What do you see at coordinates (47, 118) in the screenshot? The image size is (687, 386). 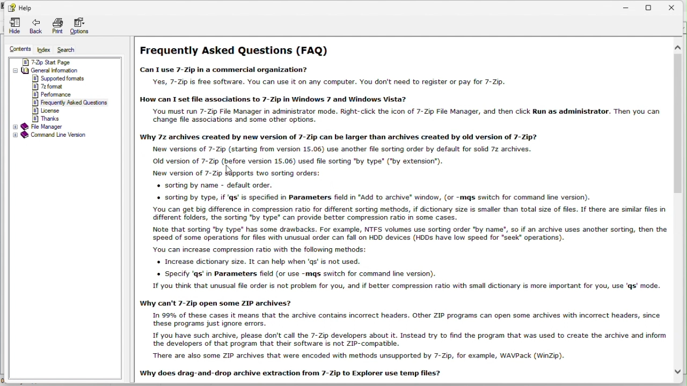 I see `thanks` at bounding box center [47, 118].